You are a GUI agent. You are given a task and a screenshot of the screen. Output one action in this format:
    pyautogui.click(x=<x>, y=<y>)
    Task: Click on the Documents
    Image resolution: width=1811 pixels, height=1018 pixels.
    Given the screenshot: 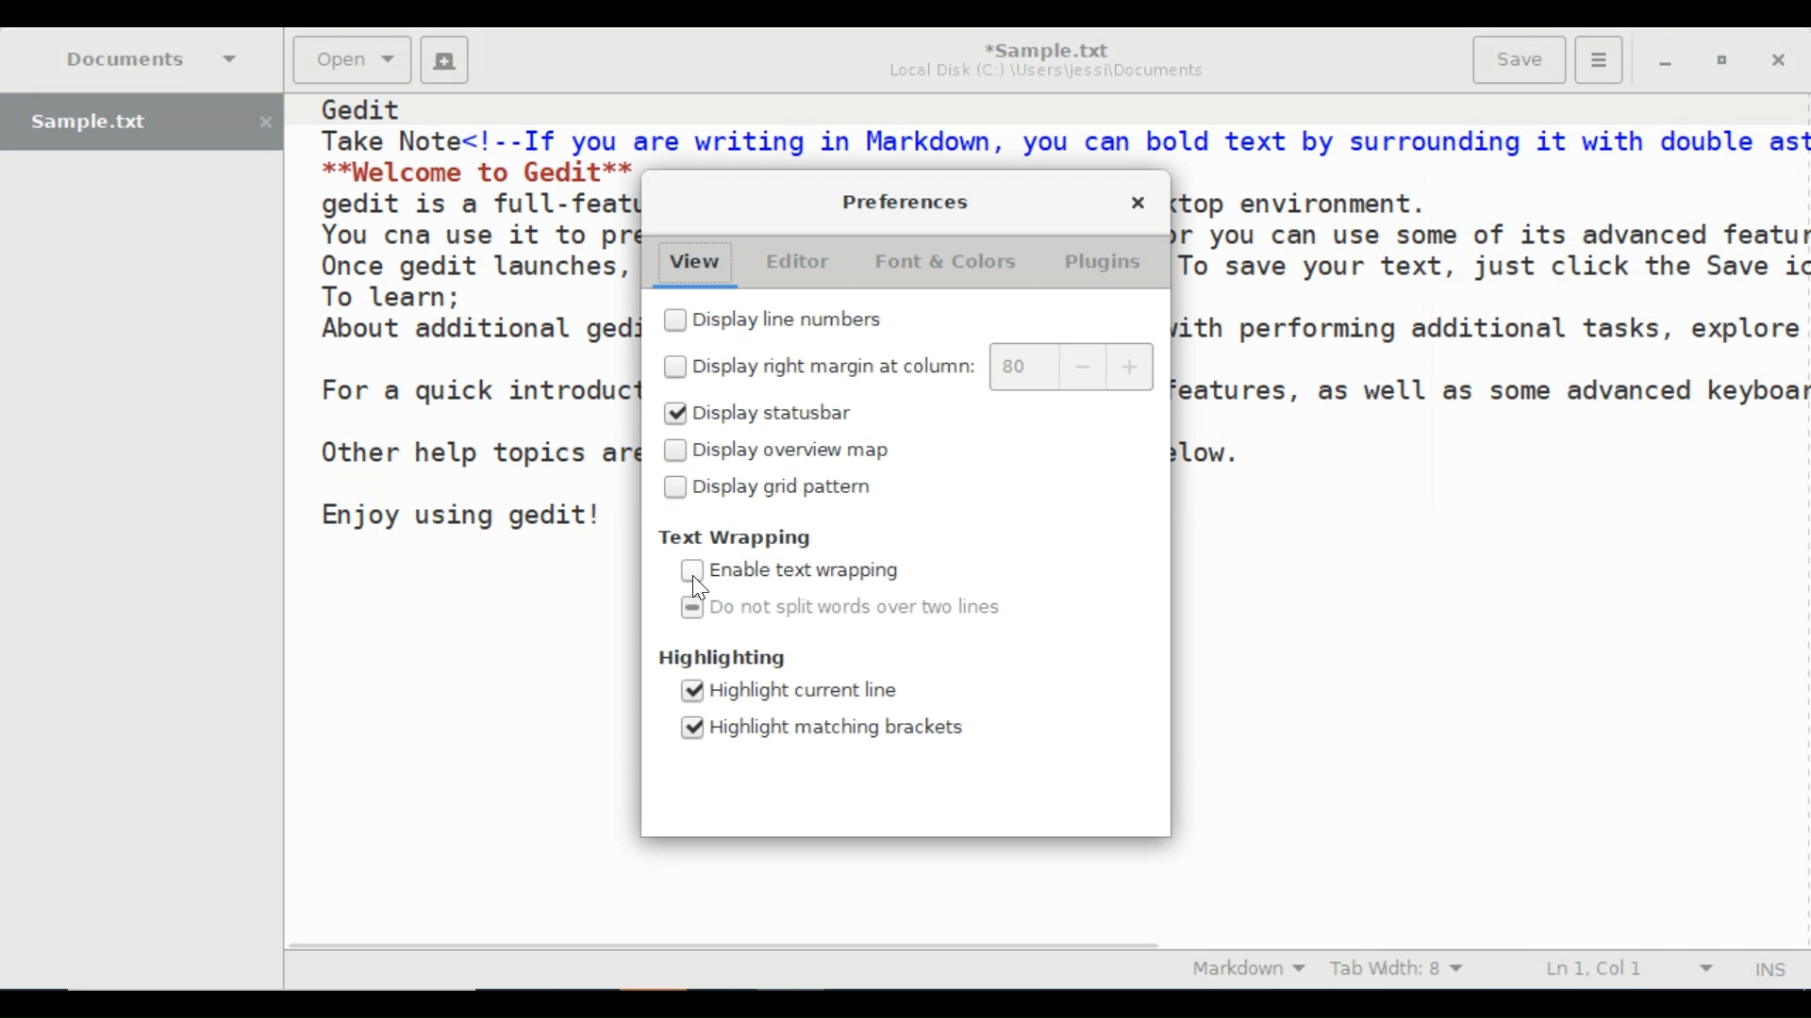 What is the action you would take?
    pyautogui.click(x=148, y=58)
    